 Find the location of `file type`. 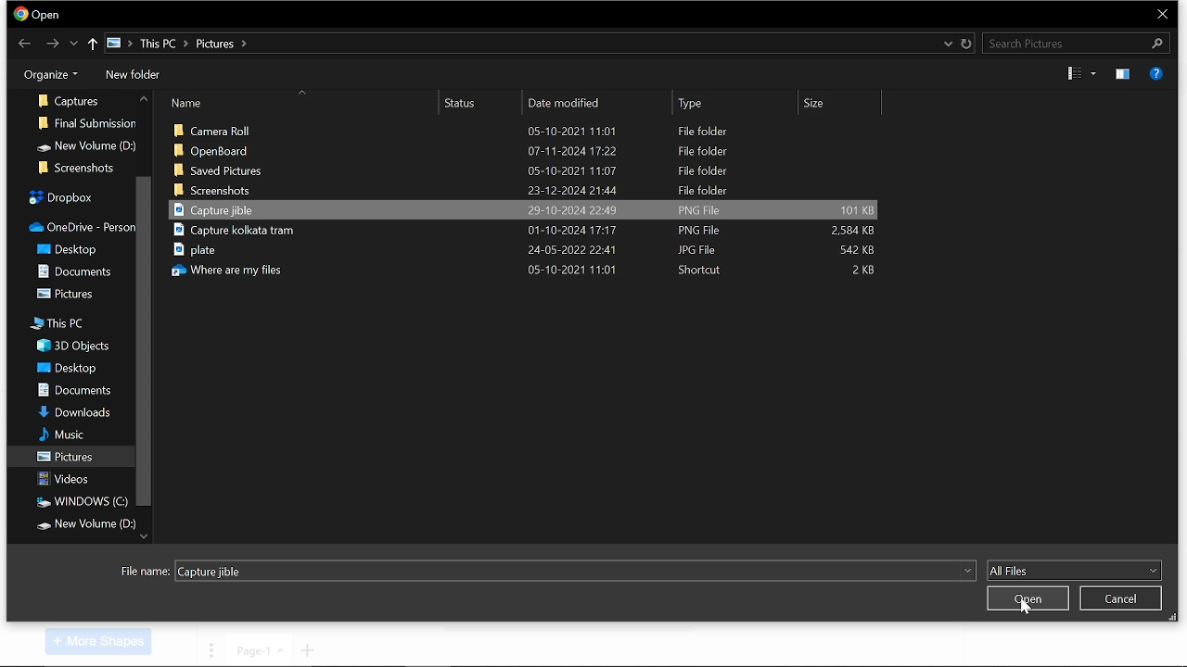

file type is located at coordinates (1074, 571).